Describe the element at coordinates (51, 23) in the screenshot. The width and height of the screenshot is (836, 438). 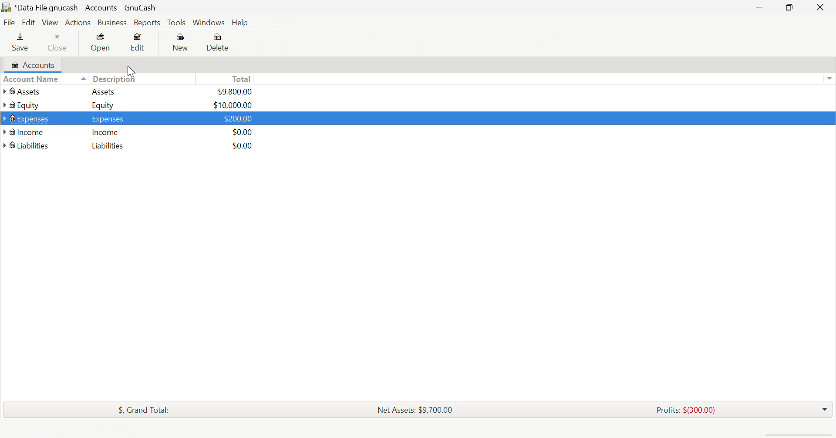
I see `View` at that location.